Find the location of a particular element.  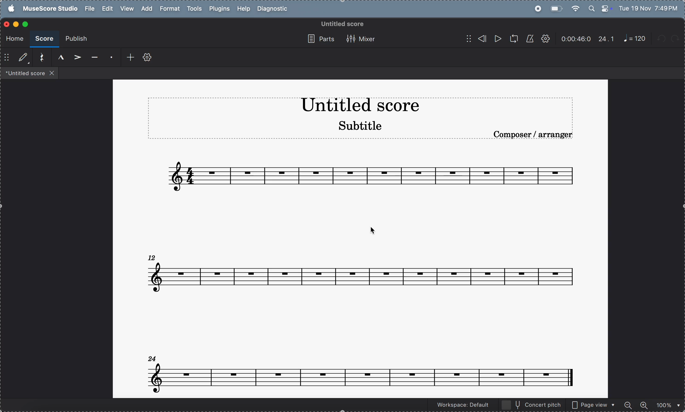

musescore studio is located at coordinates (49, 9).